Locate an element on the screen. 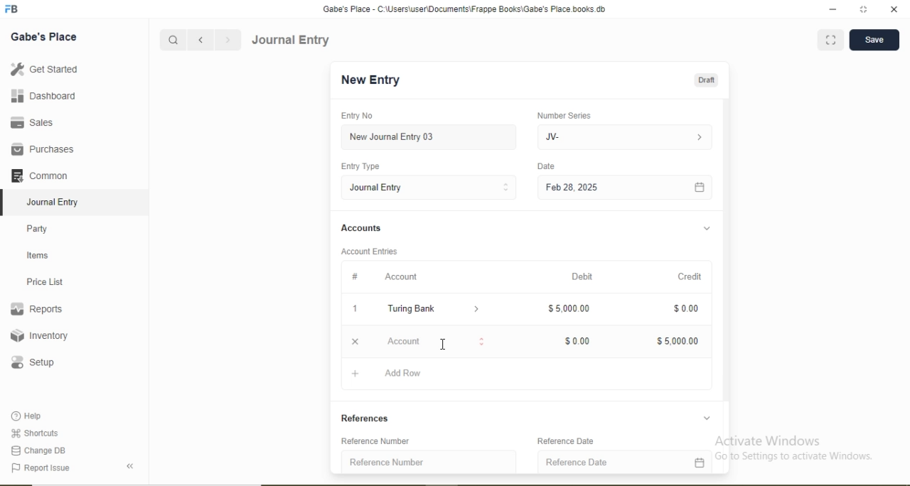  $0.00 is located at coordinates (578, 342).